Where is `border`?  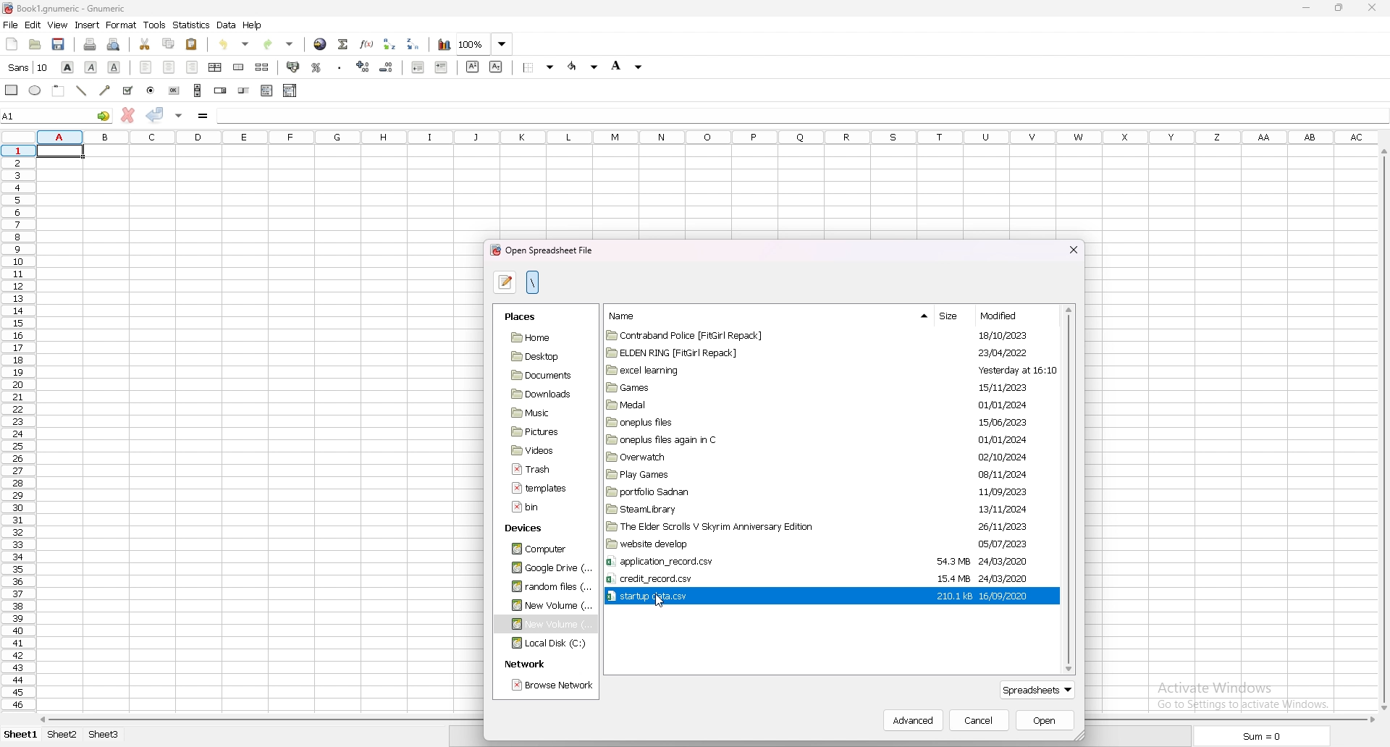 border is located at coordinates (539, 67).